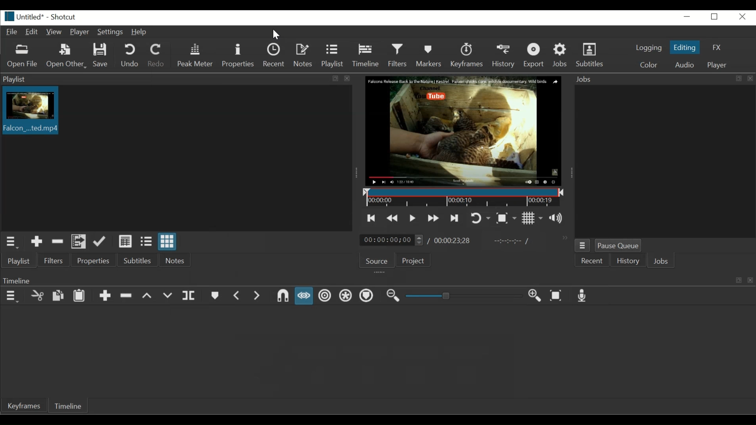 The width and height of the screenshot is (756, 425). What do you see at coordinates (138, 260) in the screenshot?
I see `Subtitles` at bounding box center [138, 260].